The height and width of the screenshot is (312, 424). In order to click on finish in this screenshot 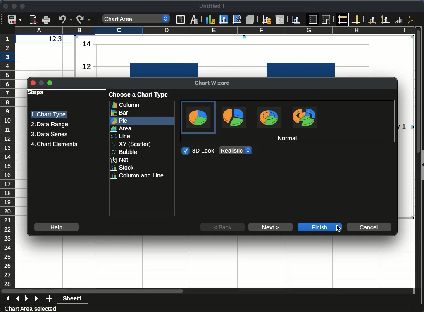, I will do `click(319, 227)`.